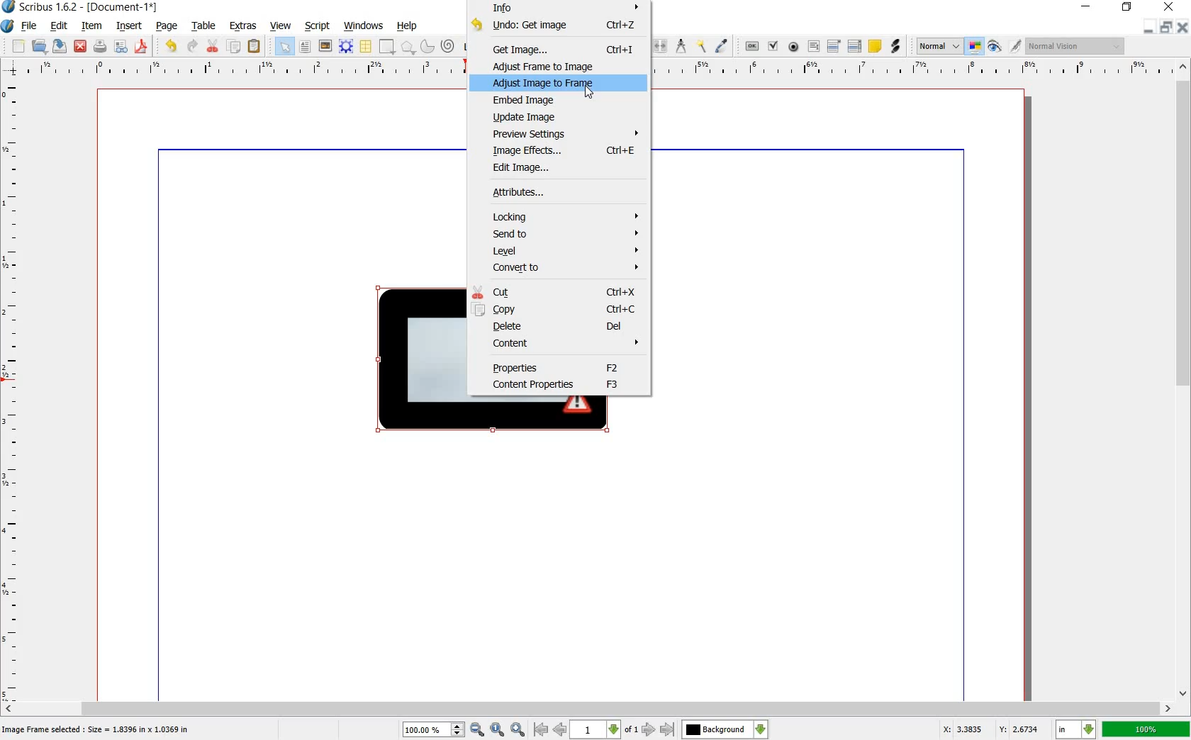 This screenshot has height=740, width=1191. What do you see at coordinates (98, 729) in the screenshot?
I see `Image frame selected: Size= 1.8396 in * 1.0369 in` at bounding box center [98, 729].